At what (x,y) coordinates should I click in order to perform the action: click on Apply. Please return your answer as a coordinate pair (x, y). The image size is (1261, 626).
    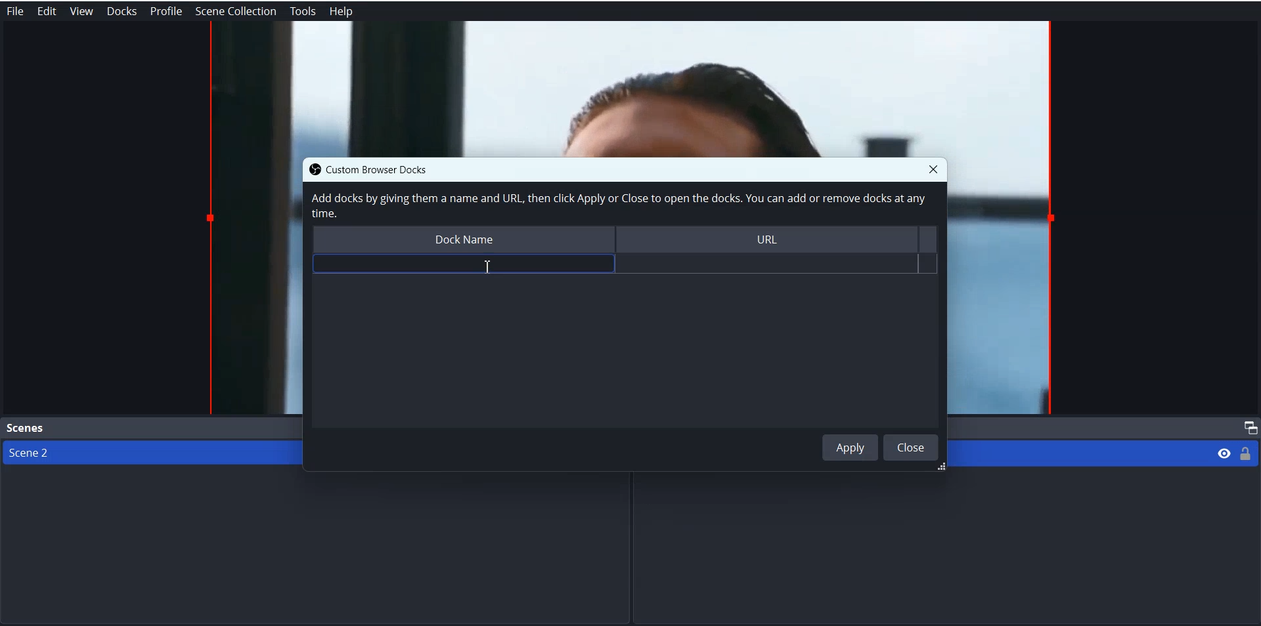
    Looking at the image, I should click on (851, 447).